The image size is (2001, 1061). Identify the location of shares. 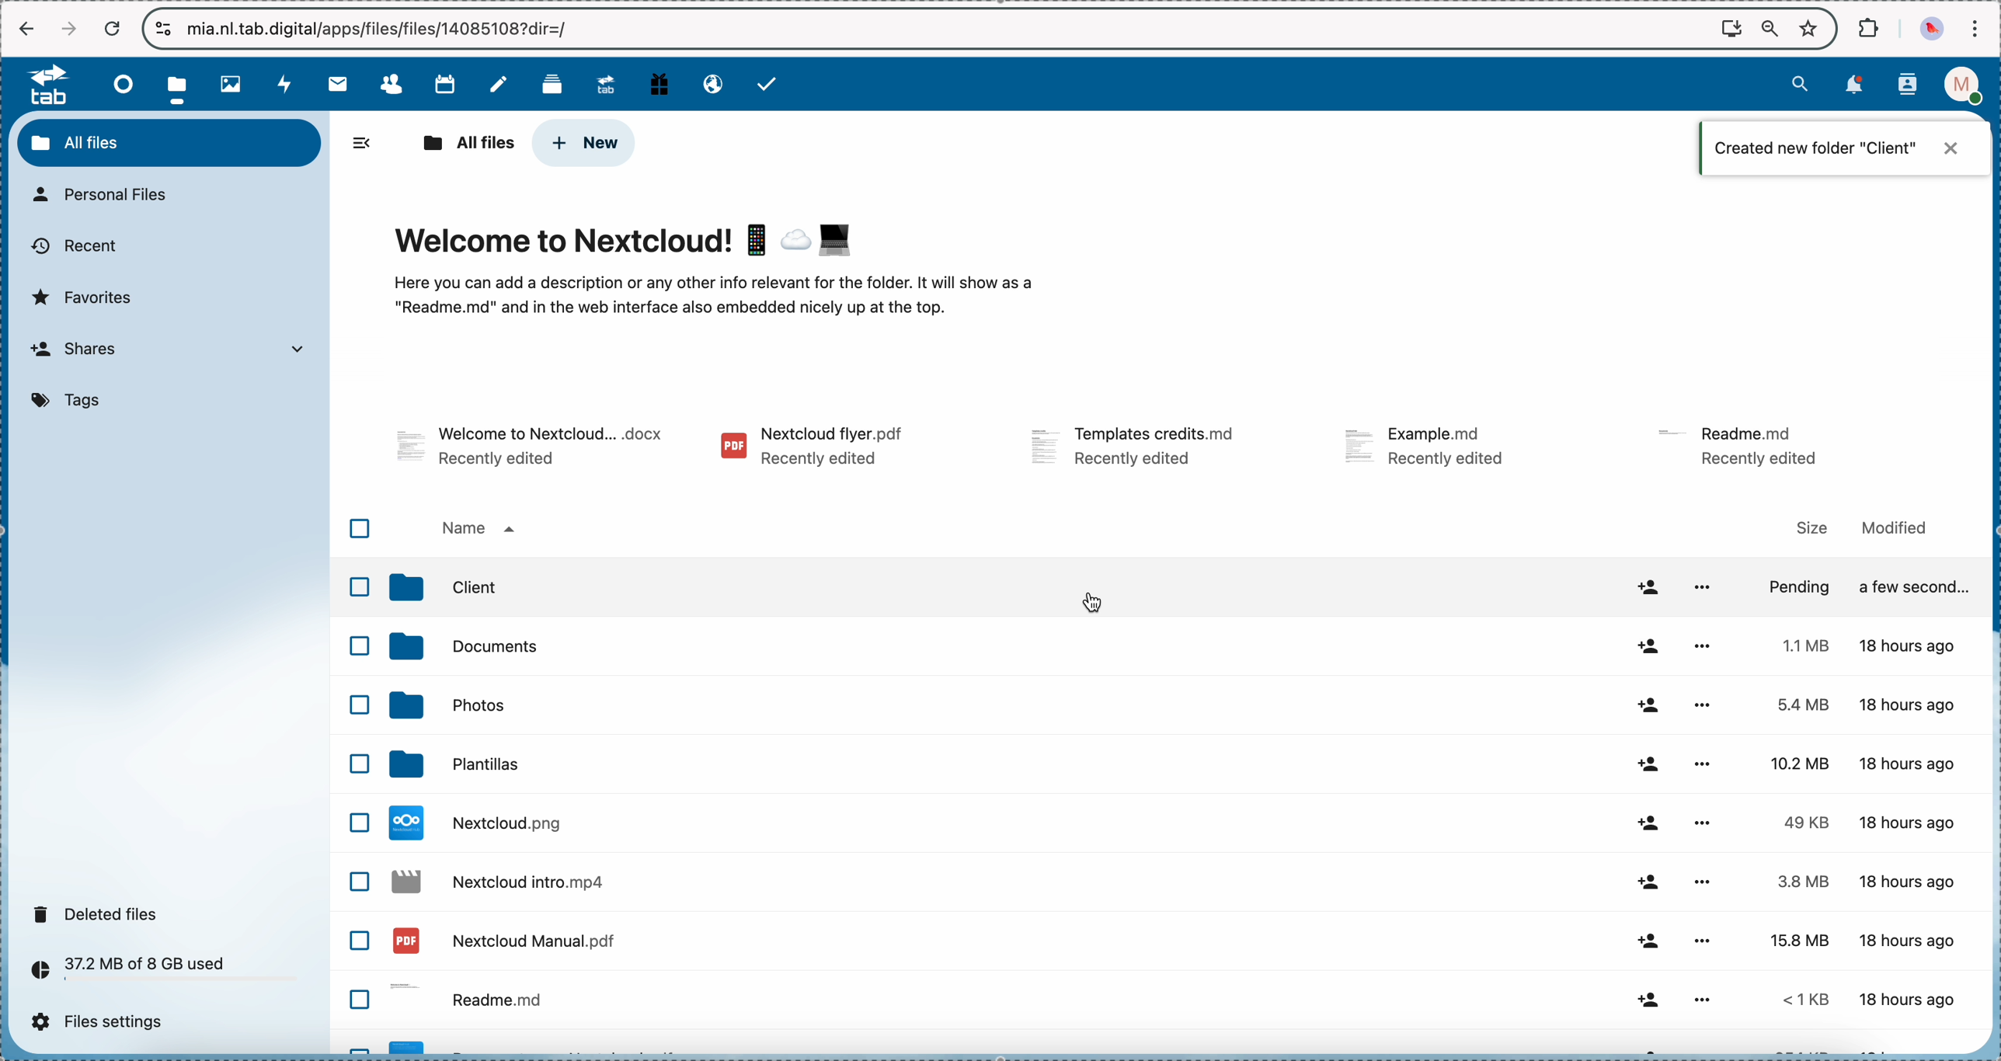
(165, 352).